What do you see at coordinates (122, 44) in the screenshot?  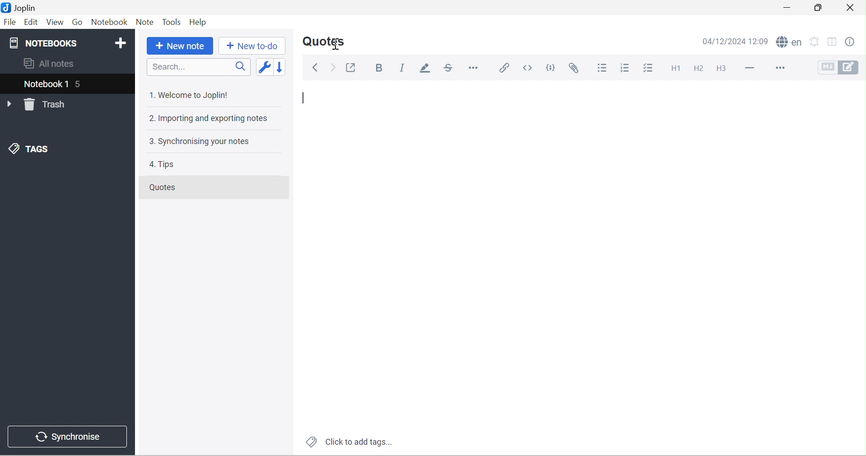 I see `Add notebook` at bounding box center [122, 44].